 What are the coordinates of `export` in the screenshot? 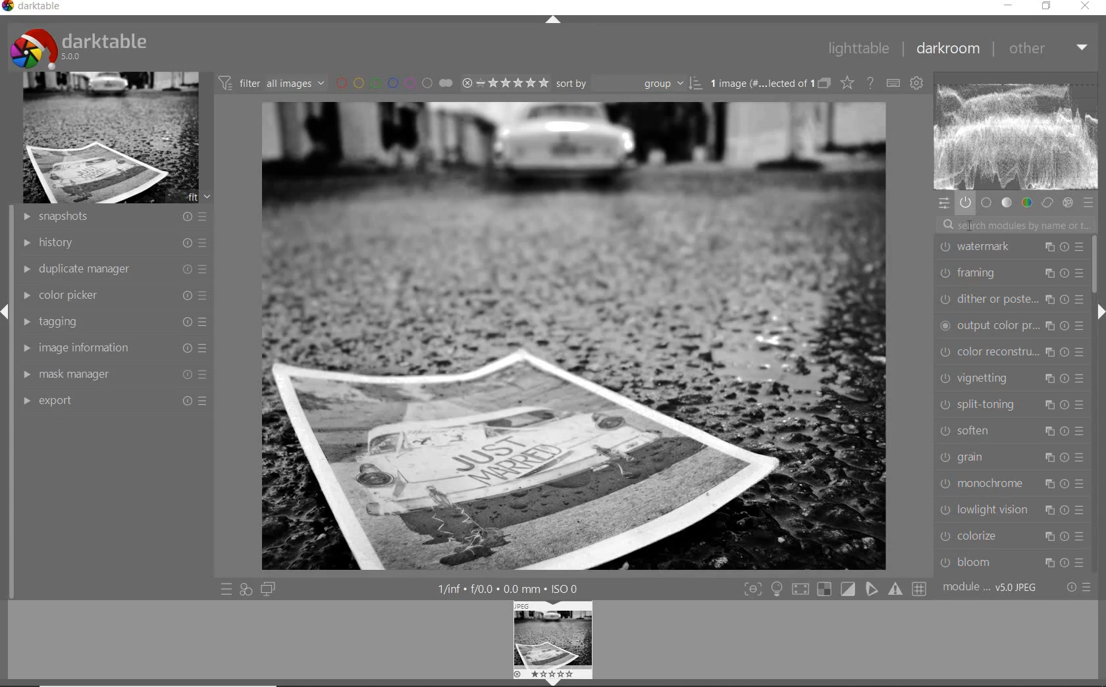 It's located at (113, 399).